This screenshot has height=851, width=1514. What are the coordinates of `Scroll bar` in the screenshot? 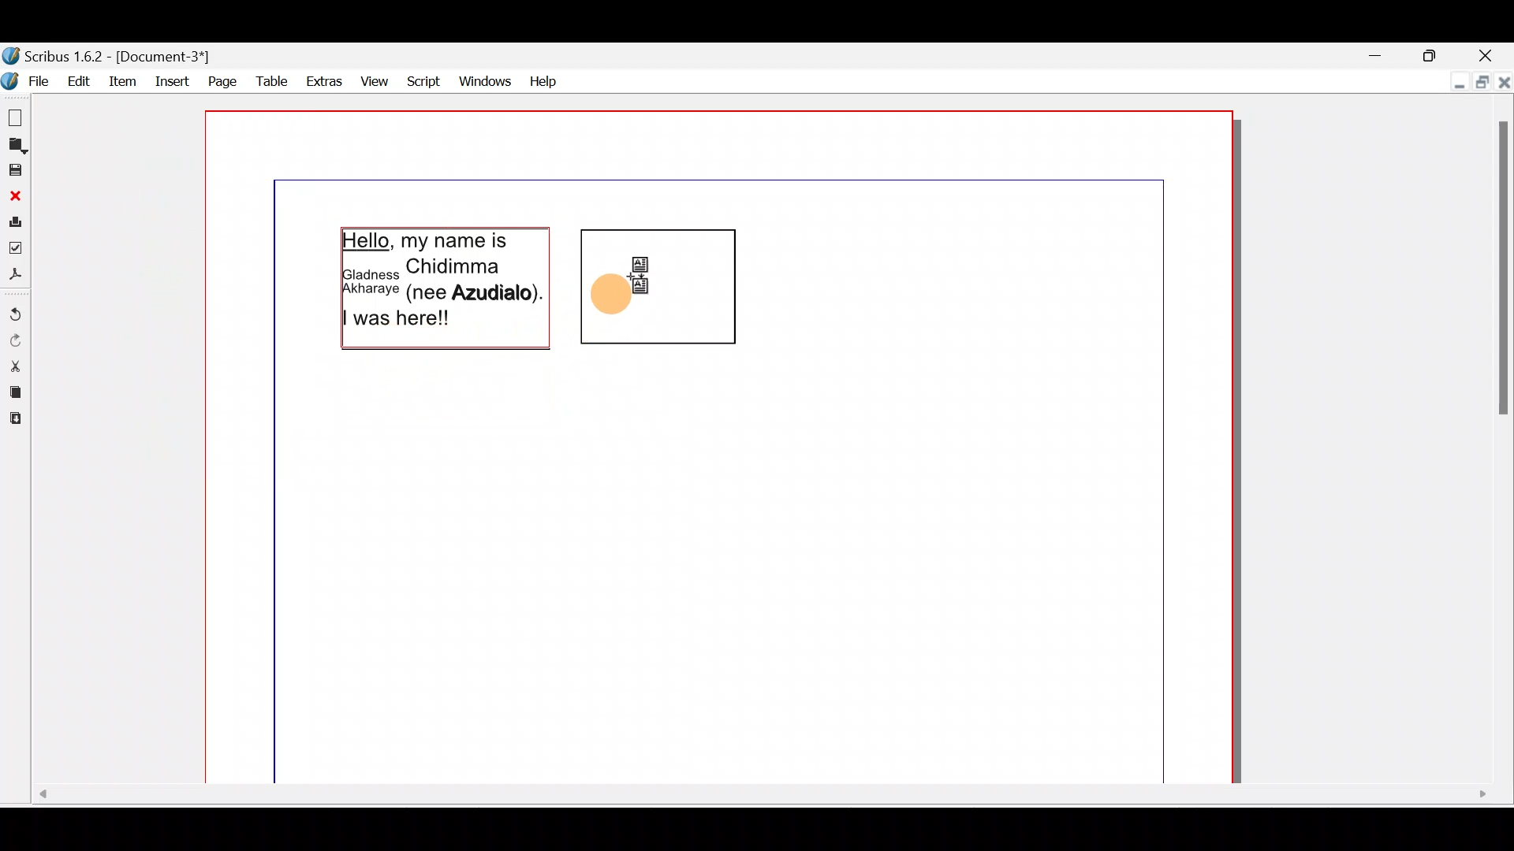 It's located at (759, 801).